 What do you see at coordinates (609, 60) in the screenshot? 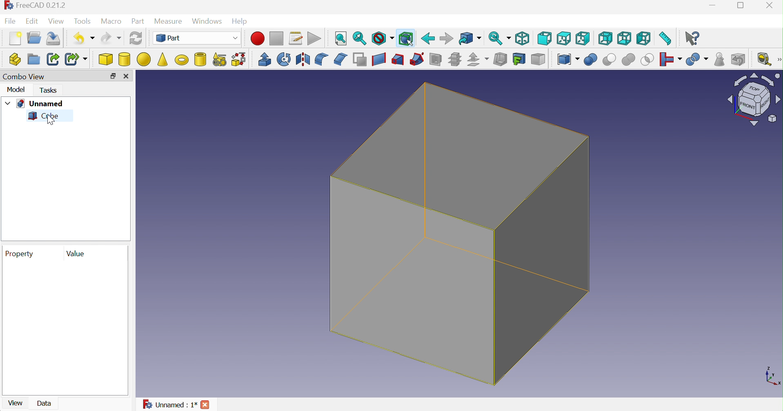
I see `Cut` at bounding box center [609, 60].